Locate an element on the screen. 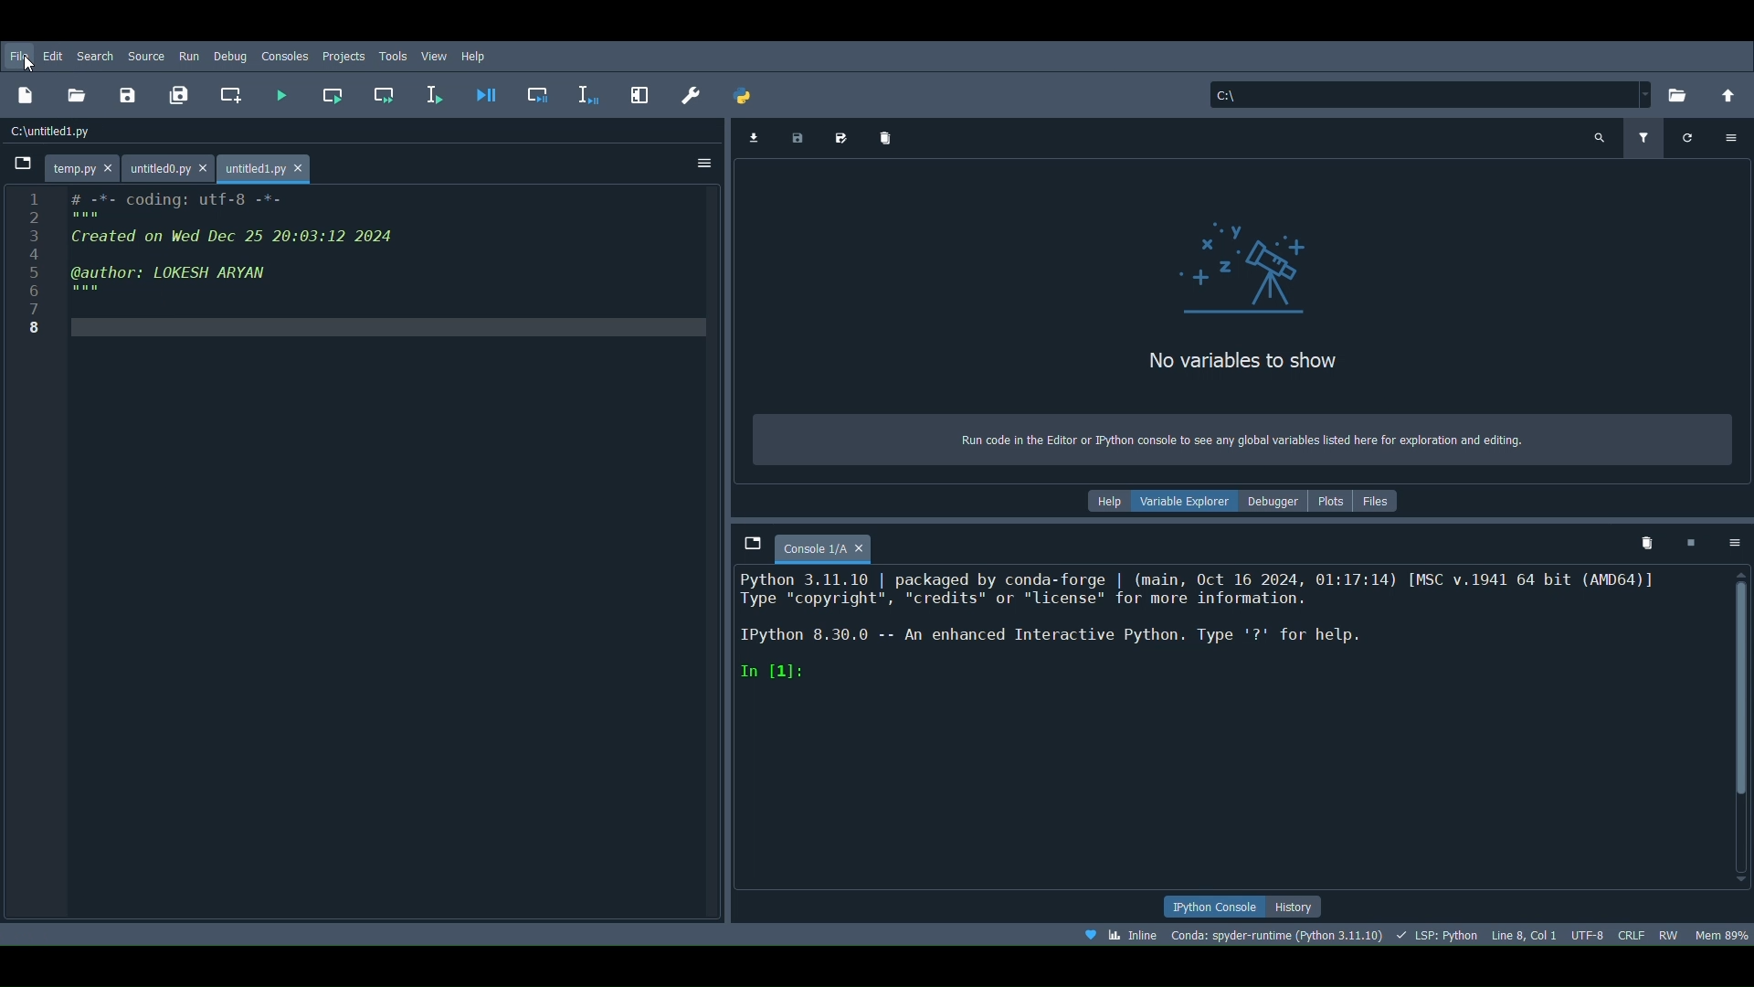  Preferences is located at coordinates (692, 92).